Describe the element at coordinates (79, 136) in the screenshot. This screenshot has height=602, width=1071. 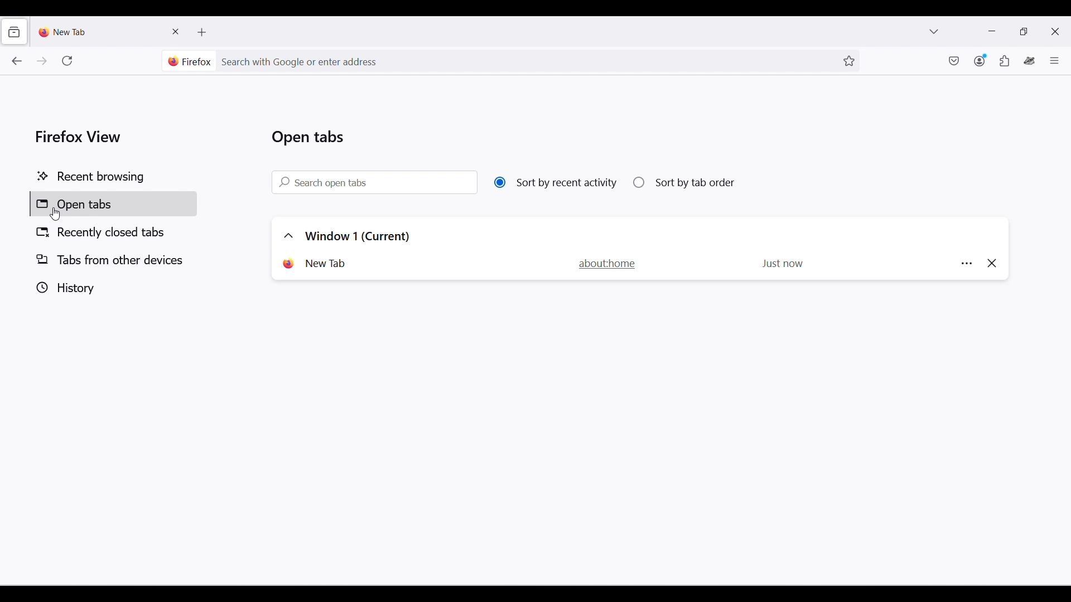
I see `List title - Firefox View` at that location.